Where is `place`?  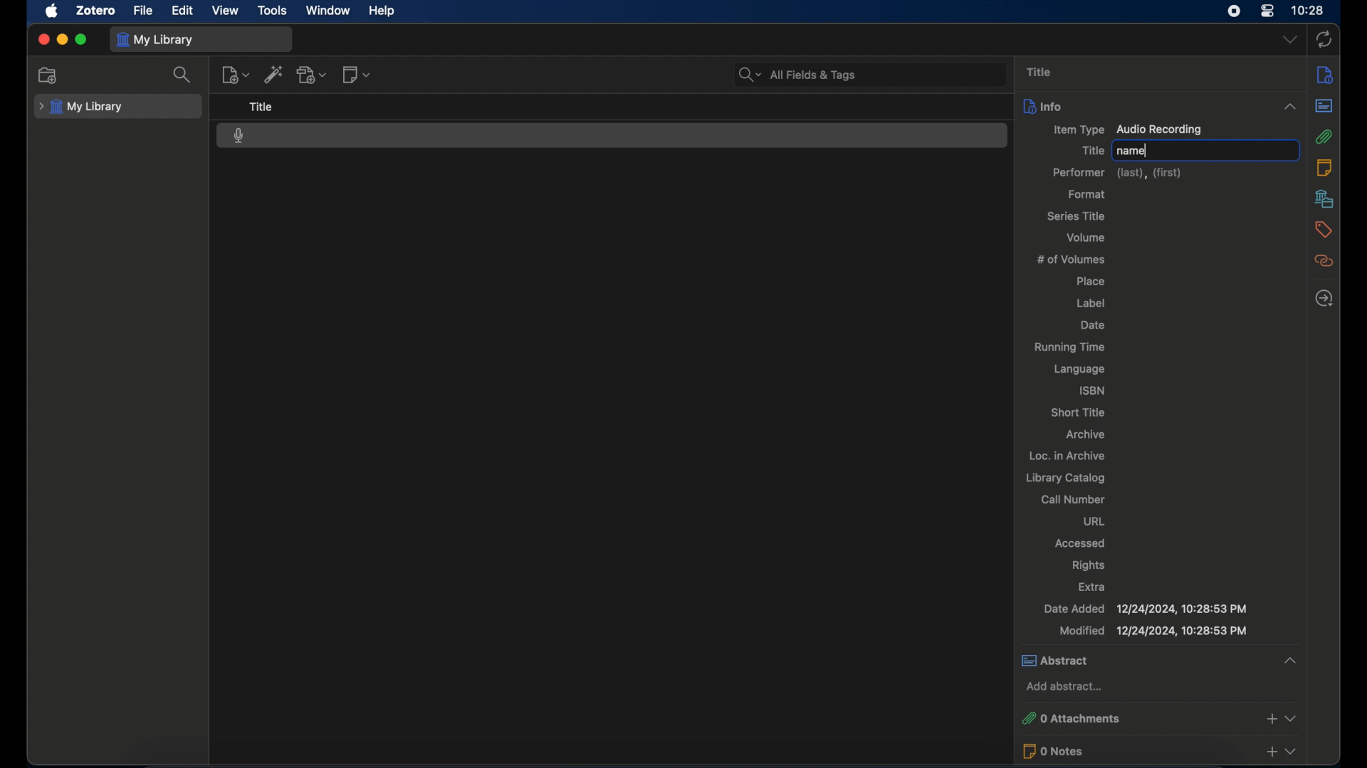 place is located at coordinates (1090, 282).